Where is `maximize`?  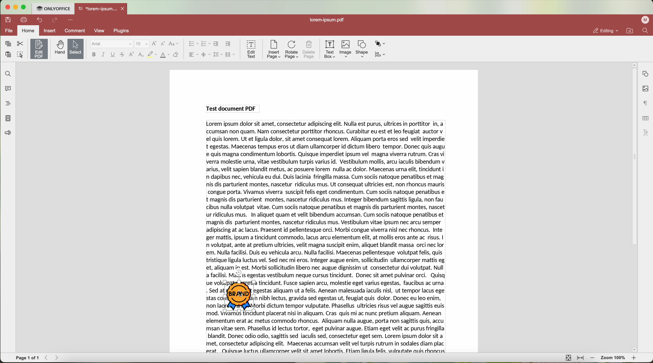
maximize is located at coordinates (24, 7).